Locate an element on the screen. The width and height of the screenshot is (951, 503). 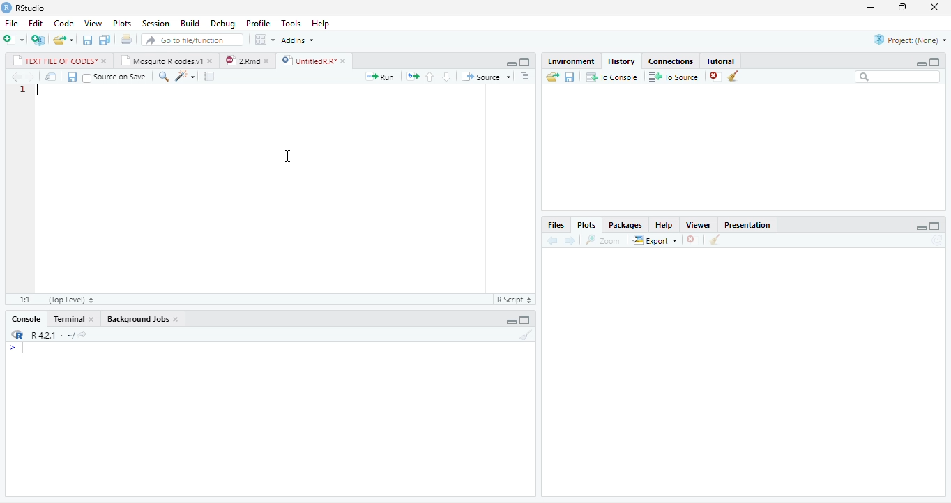
RStudio is located at coordinates (32, 8).